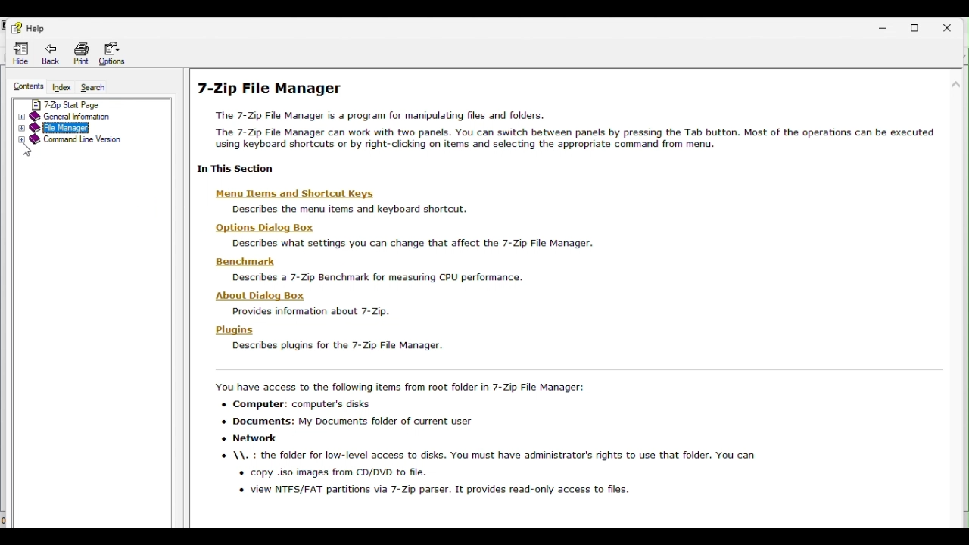  Describe the element at coordinates (116, 55) in the screenshot. I see `Options` at that location.